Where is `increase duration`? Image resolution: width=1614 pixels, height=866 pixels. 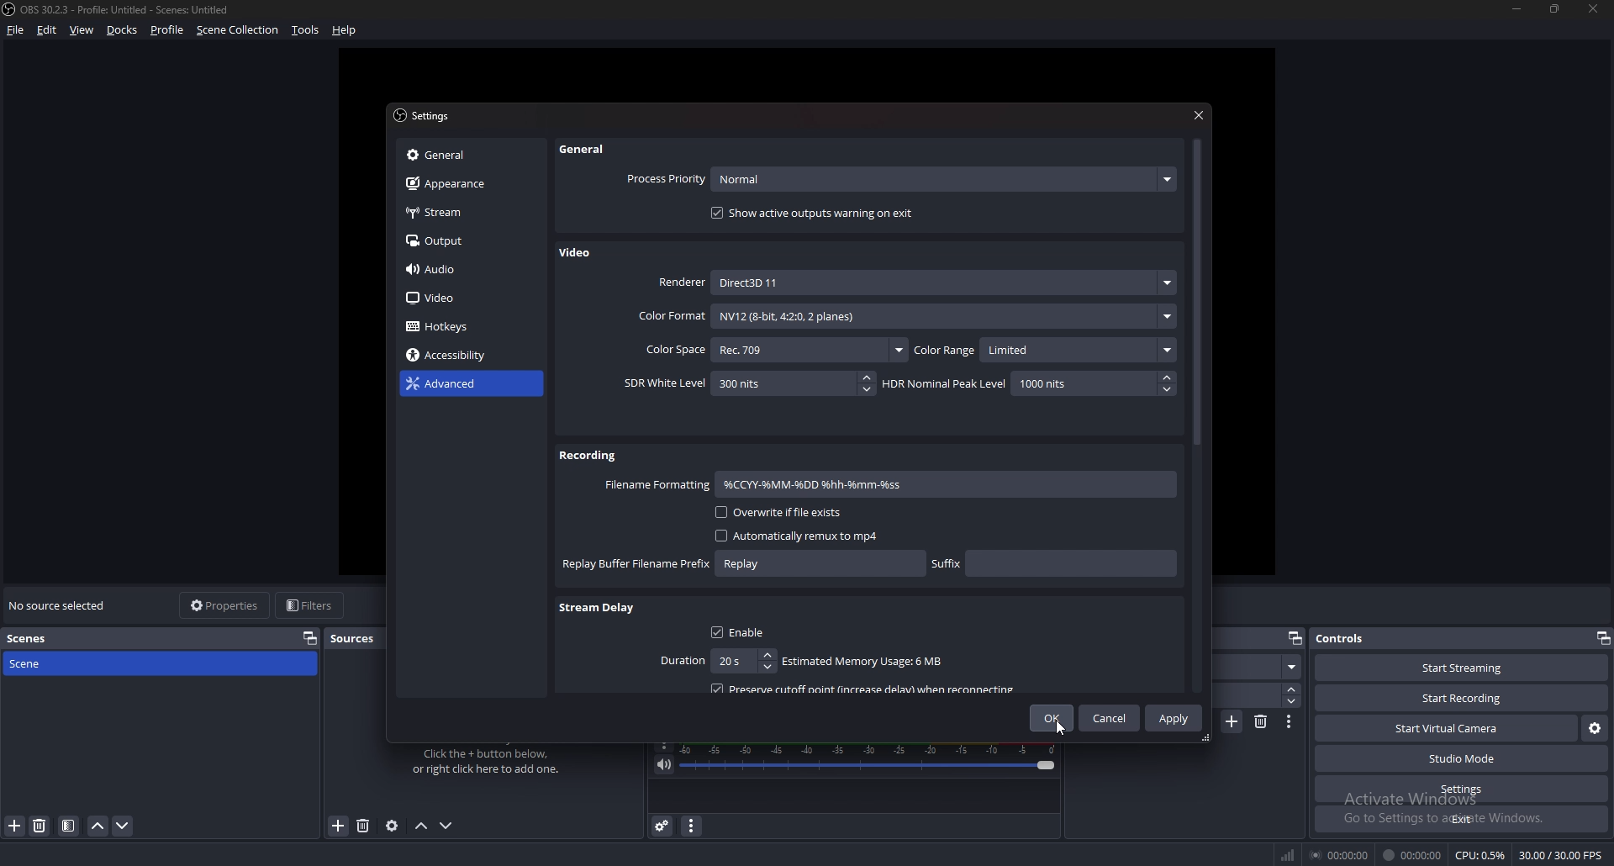 increase duration is located at coordinates (1292, 689).